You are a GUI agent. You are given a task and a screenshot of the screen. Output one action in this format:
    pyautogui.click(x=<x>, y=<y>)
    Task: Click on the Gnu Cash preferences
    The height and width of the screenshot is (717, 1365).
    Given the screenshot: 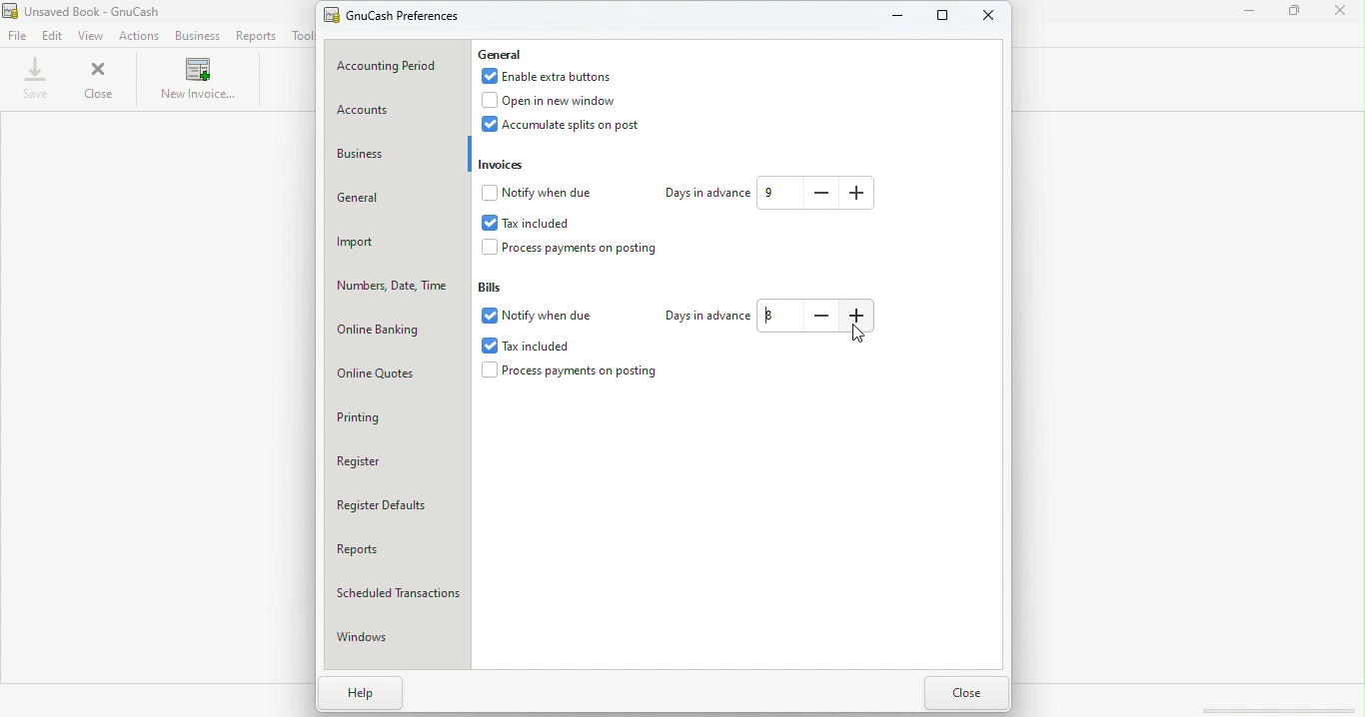 What is the action you would take?
    pyautogui.click(x=395, y=16)
    